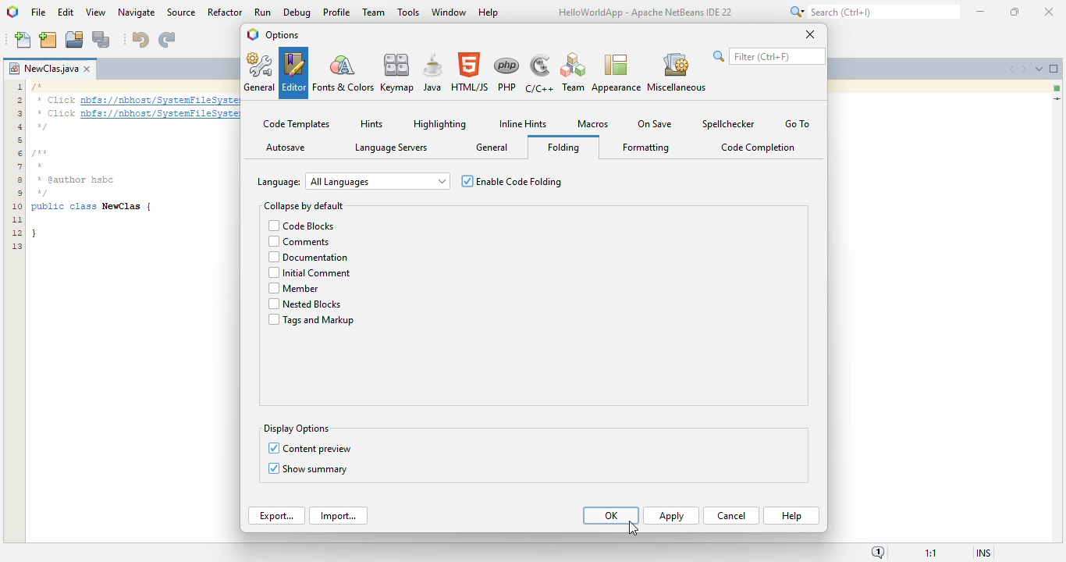 The image size is (1066, 562). Describe the element at coordinates (262, 12) in the screenshot. I see `run` at that location.